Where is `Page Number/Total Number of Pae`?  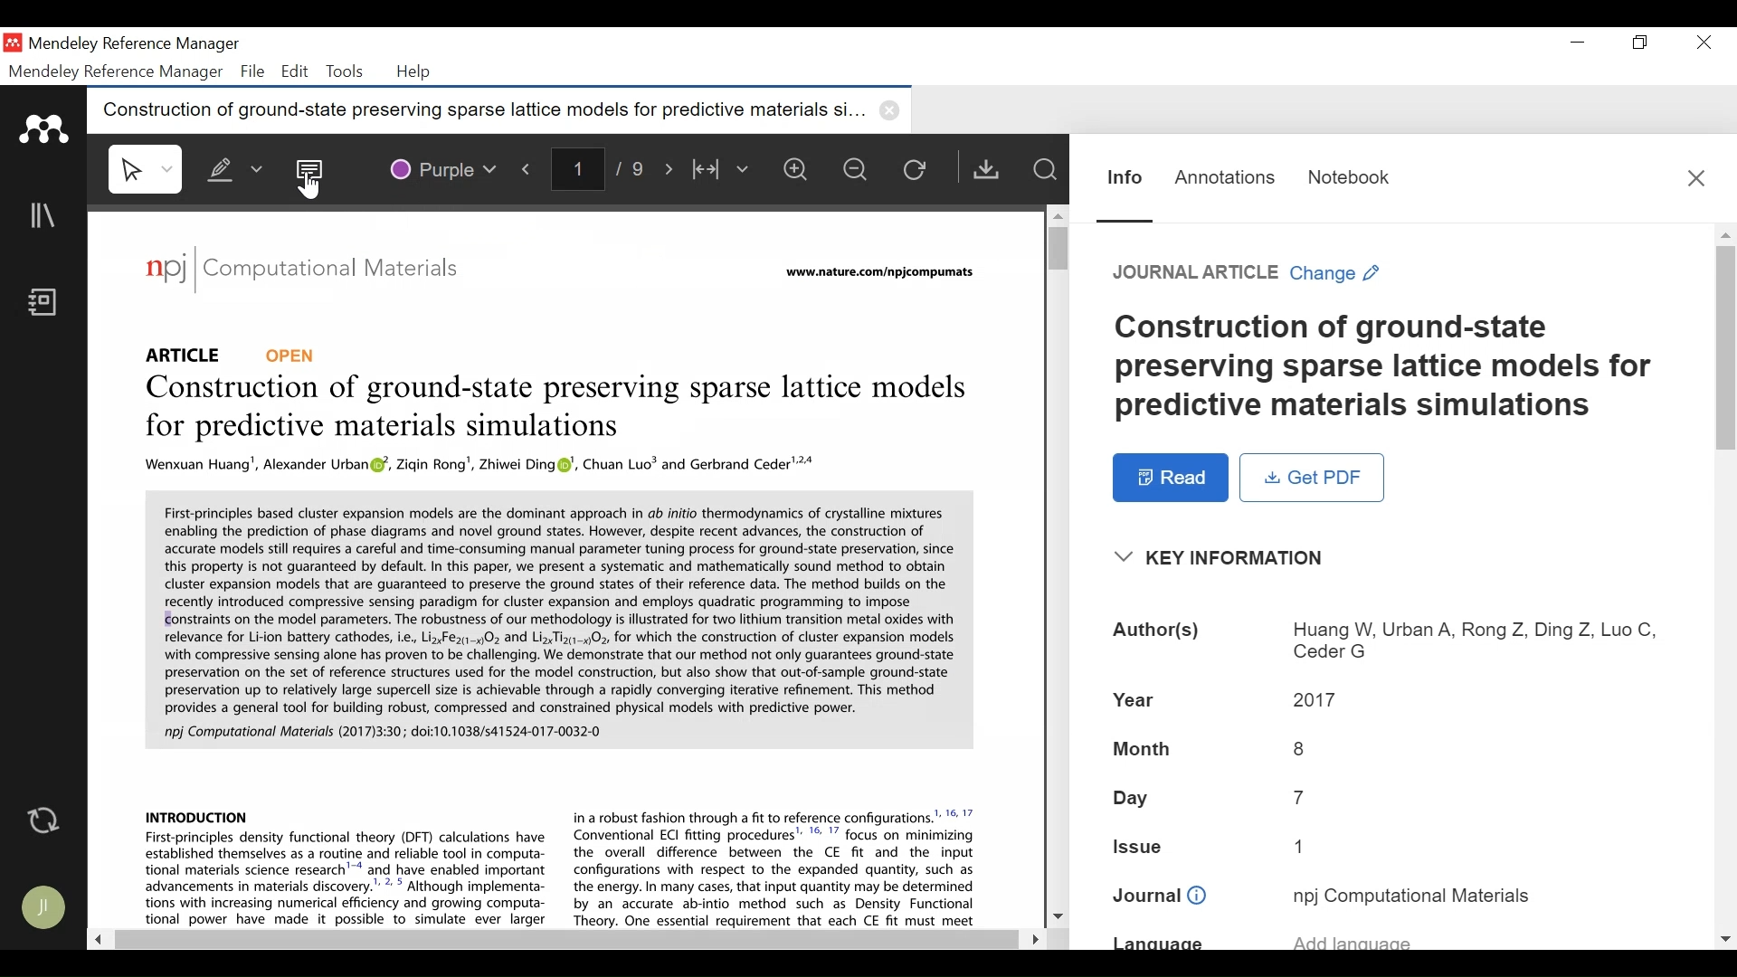
Page Number/Total Number of Pae is located at coordinates (602, 170).